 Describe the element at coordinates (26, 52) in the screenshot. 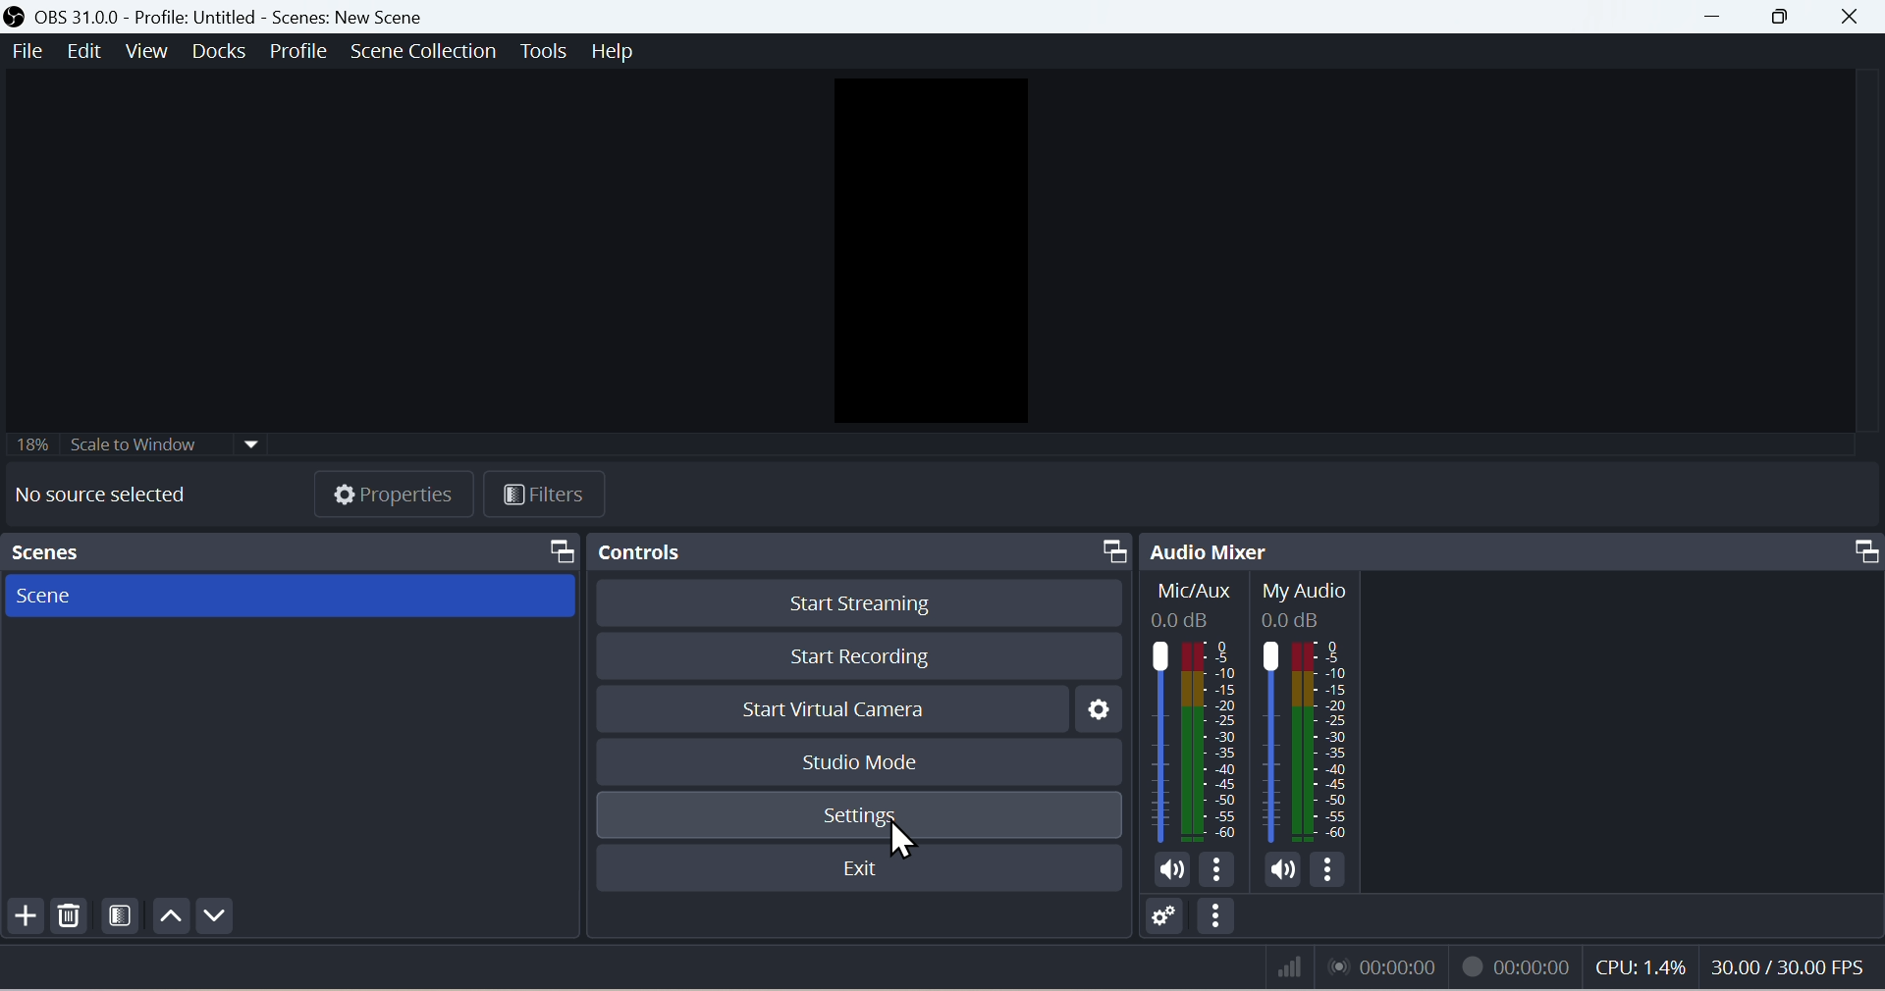

I see `File` at that location.